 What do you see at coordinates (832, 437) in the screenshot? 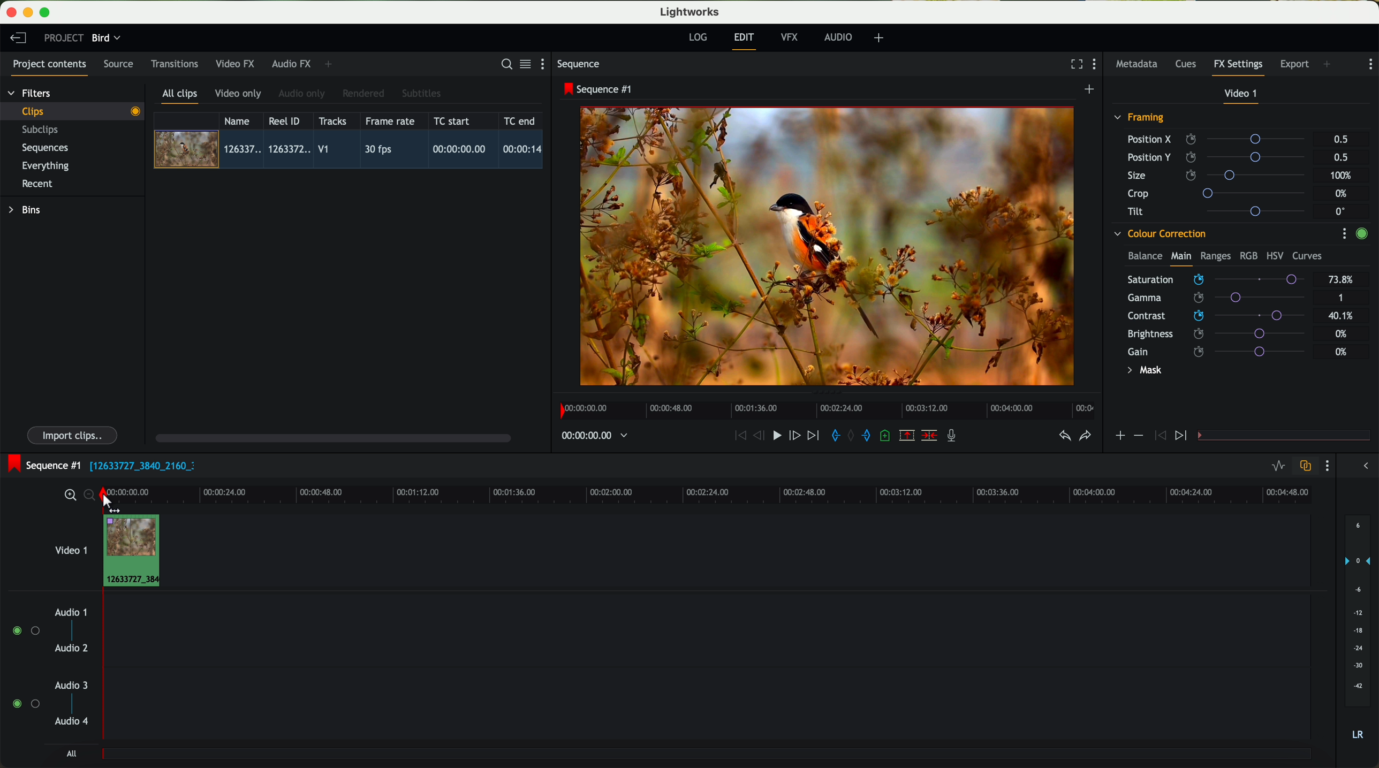
I see `add 'in' mark` at bounding box center [832, 437].